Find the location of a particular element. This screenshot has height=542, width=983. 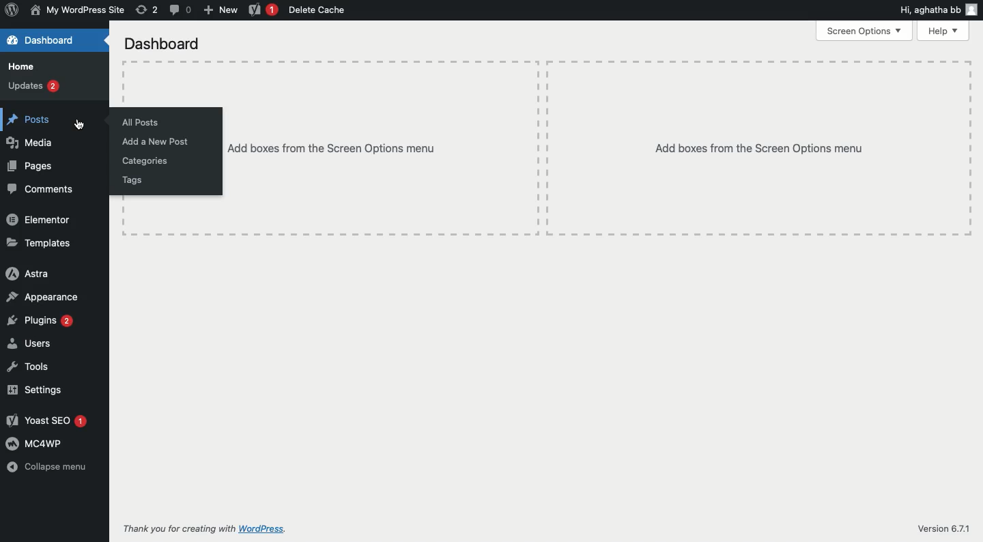

Name is located at coordinates (77, 10).